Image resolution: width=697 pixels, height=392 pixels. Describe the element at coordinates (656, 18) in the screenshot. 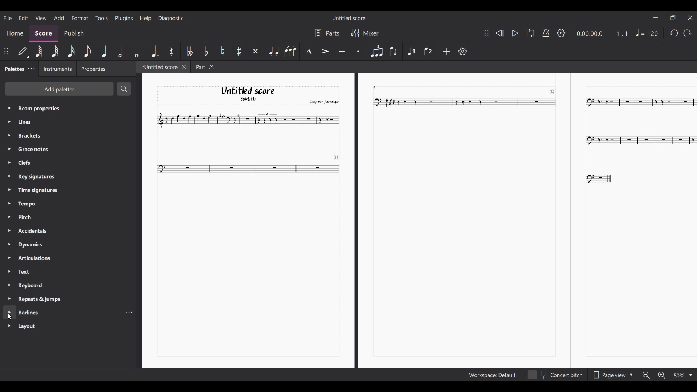

I see `Minimize` at that location.